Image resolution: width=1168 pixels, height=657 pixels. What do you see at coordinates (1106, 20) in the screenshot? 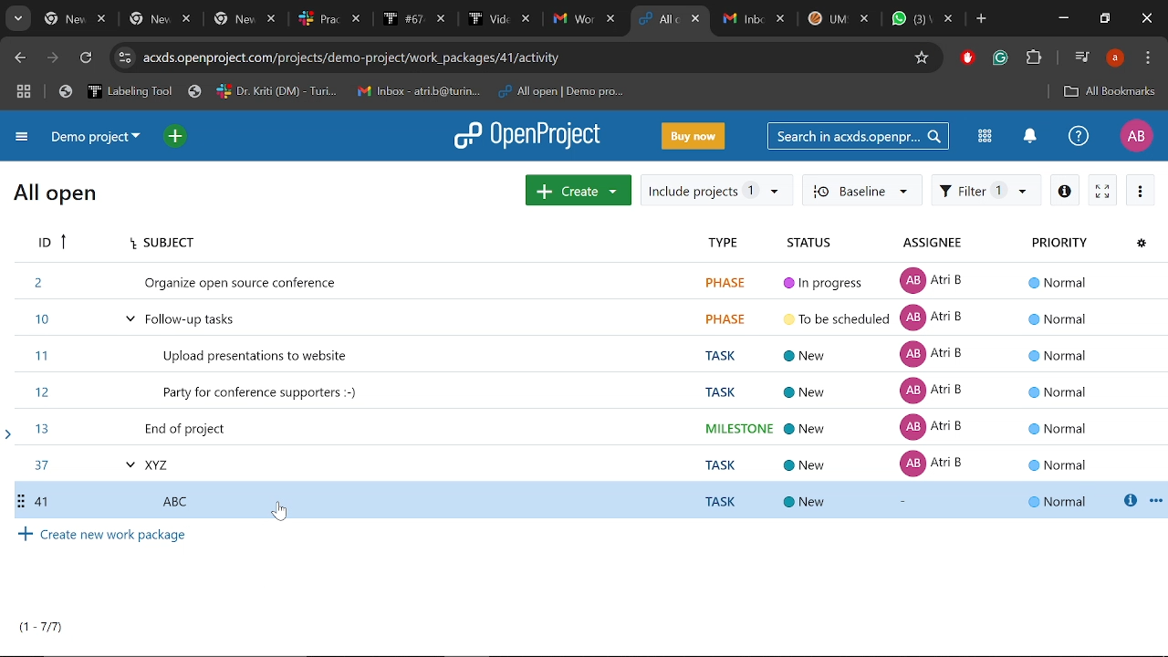
I see `Restore down` at bounding box center [1106, 20].